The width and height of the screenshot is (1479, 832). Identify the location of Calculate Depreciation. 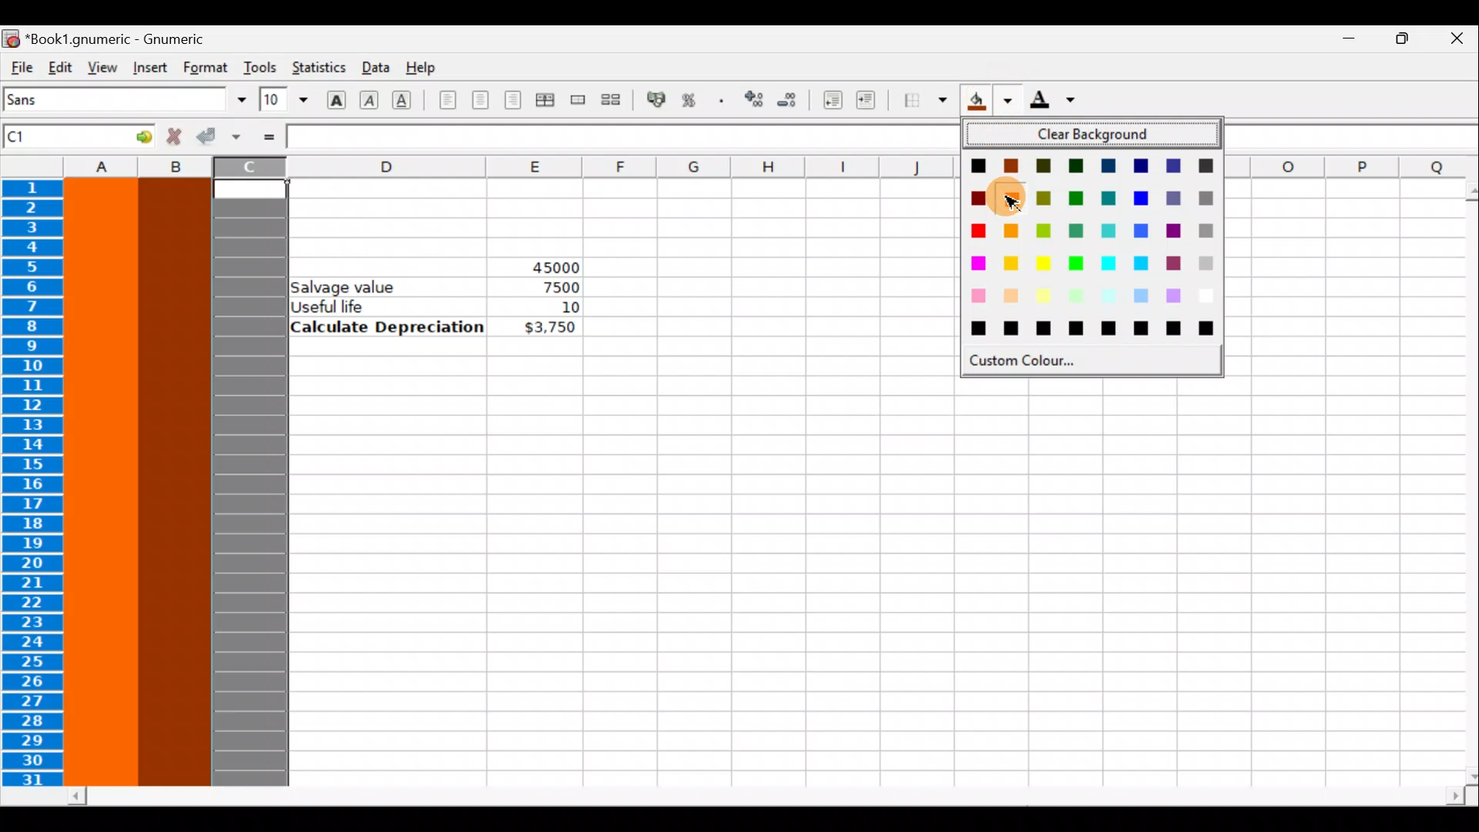
(387, 326).